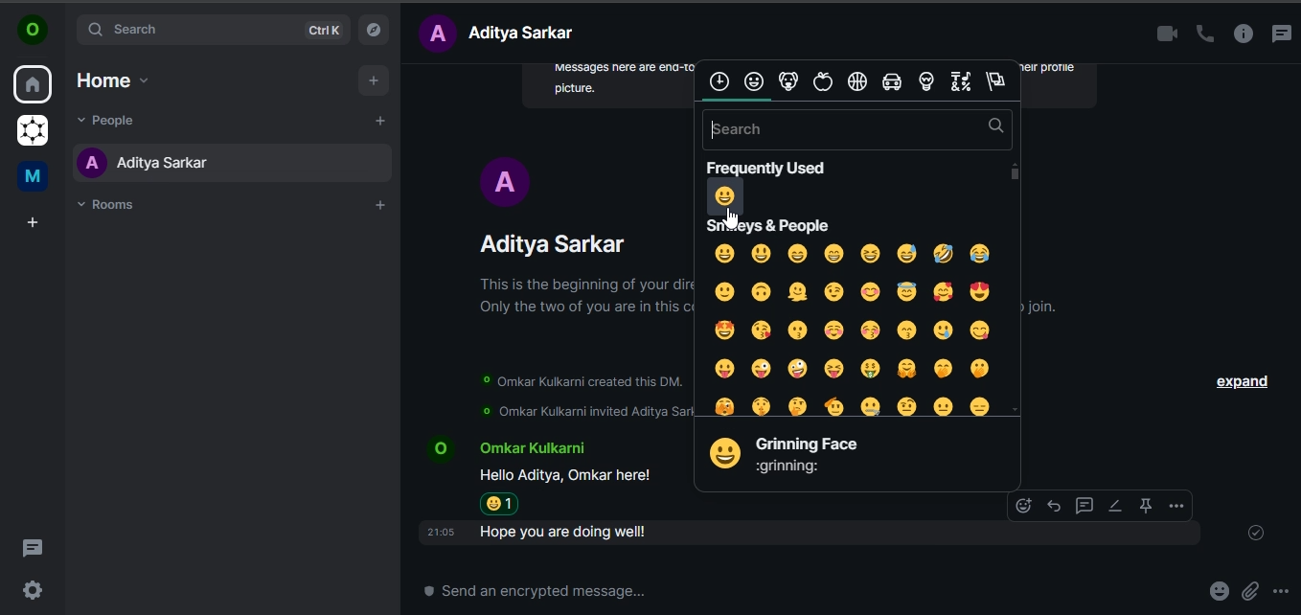 This screenshot has height=615, width=1301. Describe the element at coordinates (1114, 506) in the screenshot. I see `edit` at that location.